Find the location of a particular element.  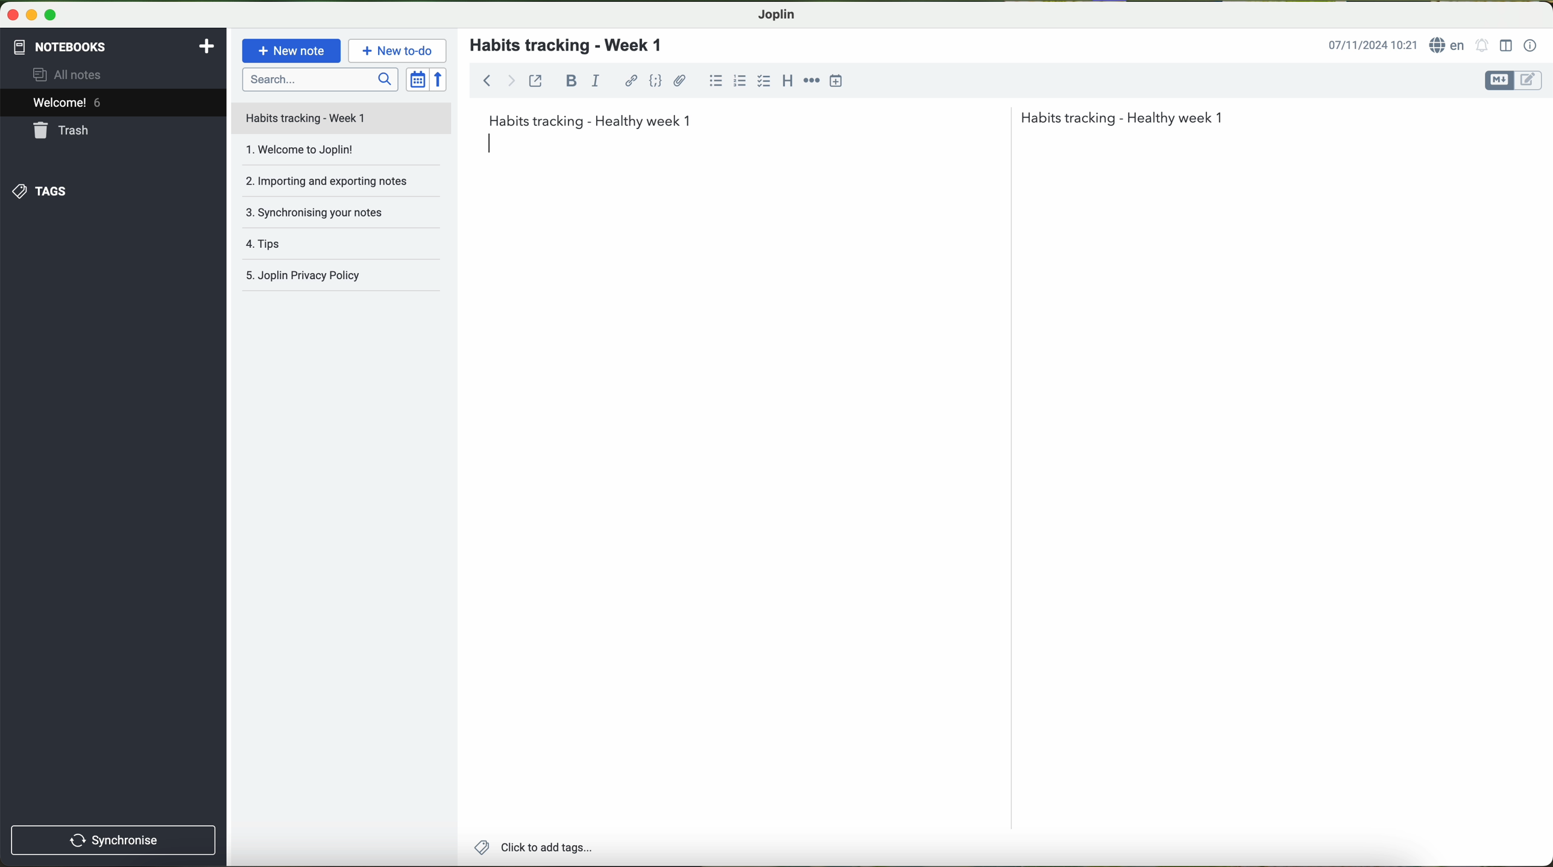

bold is located at coordinates (572, 81).